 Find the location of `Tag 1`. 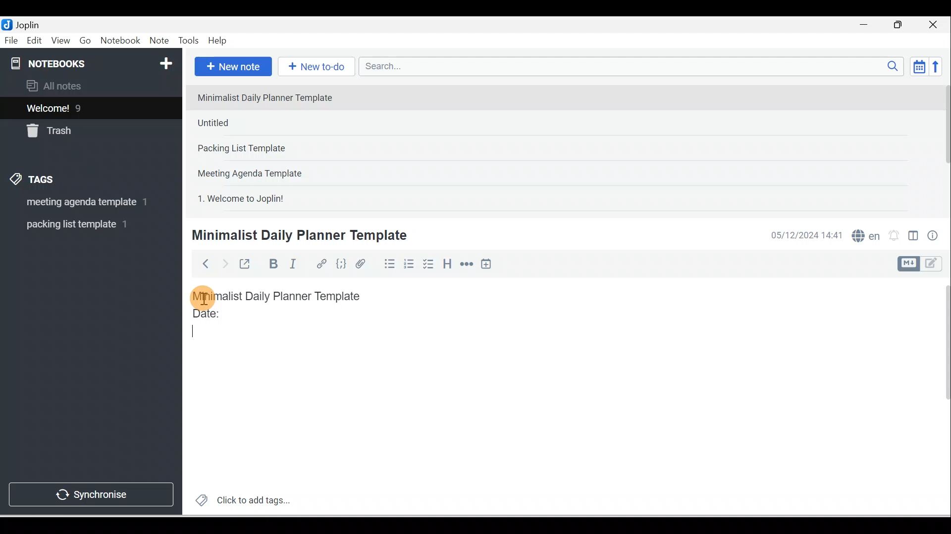

Tag 1 is located at coordinates (78, 203).